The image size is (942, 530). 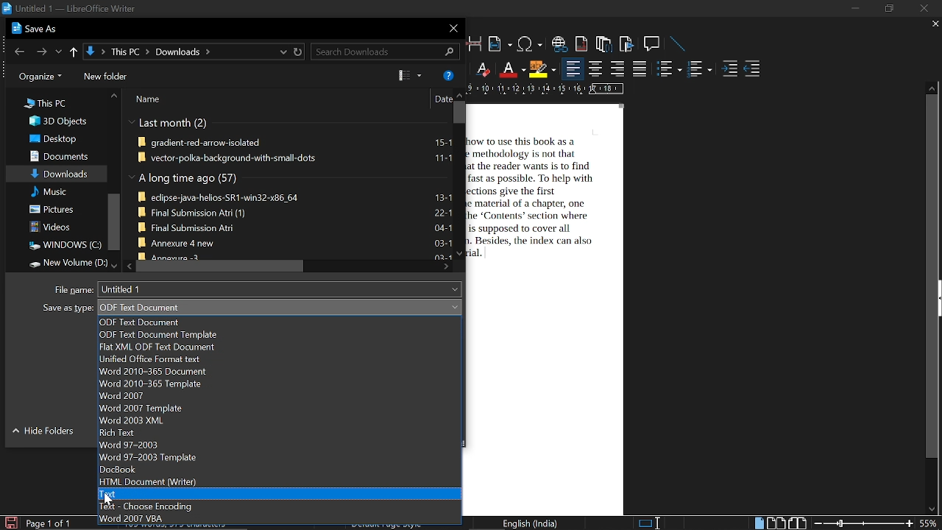 I want to click on gradient-red-arrow-isolated 15-1, so click(x=296, y=144).